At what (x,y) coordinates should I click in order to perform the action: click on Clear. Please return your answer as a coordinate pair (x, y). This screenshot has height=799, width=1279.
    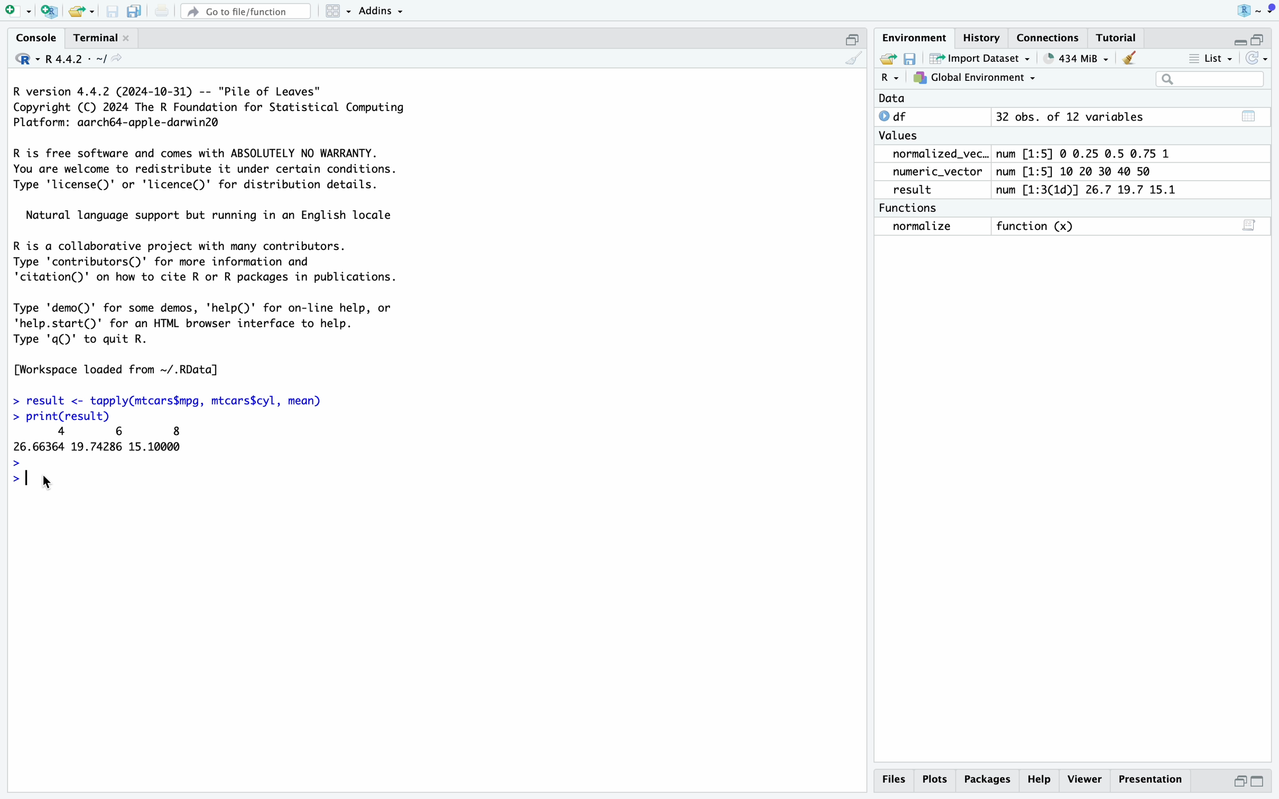
    Looking at the image, I should click on (855, 59).